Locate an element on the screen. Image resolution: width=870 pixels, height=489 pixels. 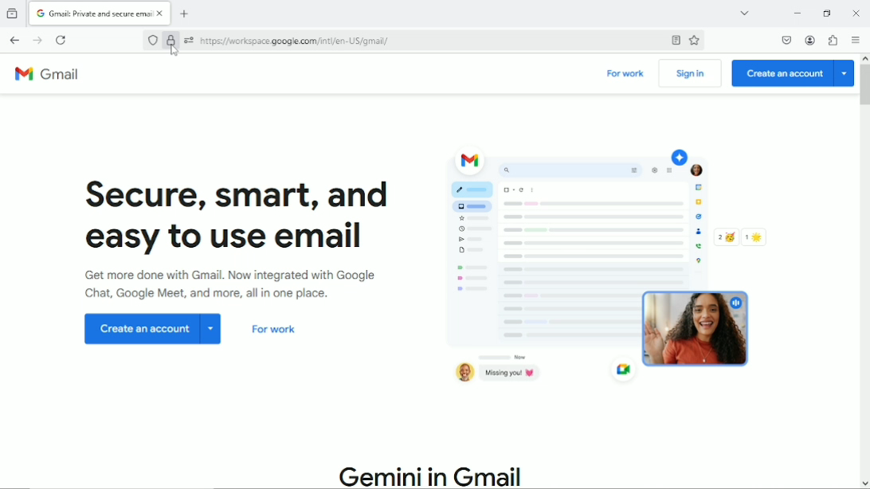
Gemini in Gmail is located at coordinates (433, 475).